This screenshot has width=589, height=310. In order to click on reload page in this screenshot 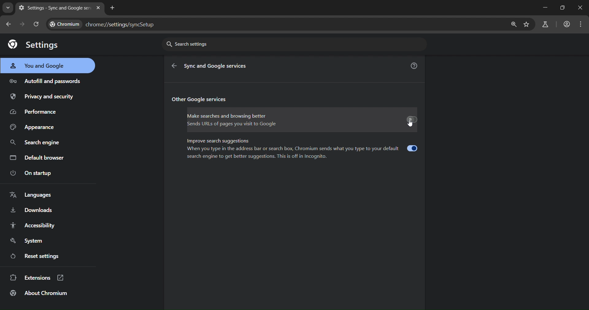, I will do `click(37, 24)`.